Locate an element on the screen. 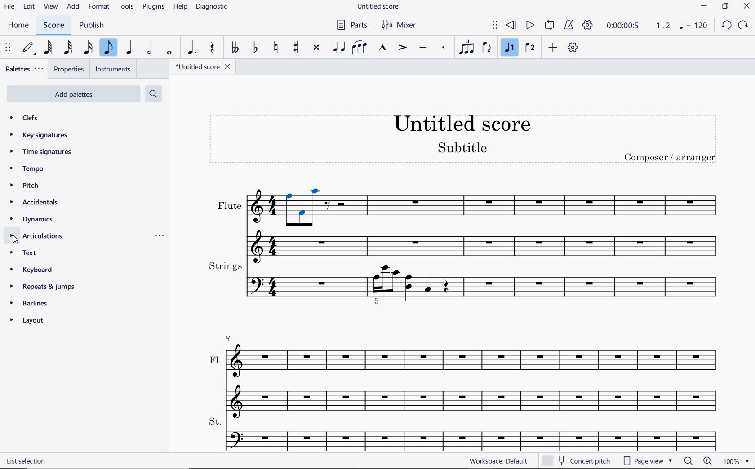  TENUTO is located at coordinates (423, 48).